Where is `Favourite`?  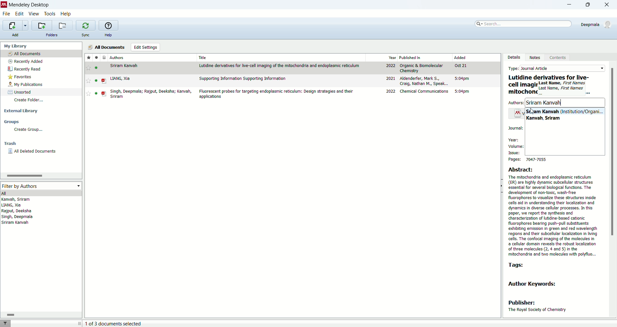
Favourite is located at coordinates (88, 80).